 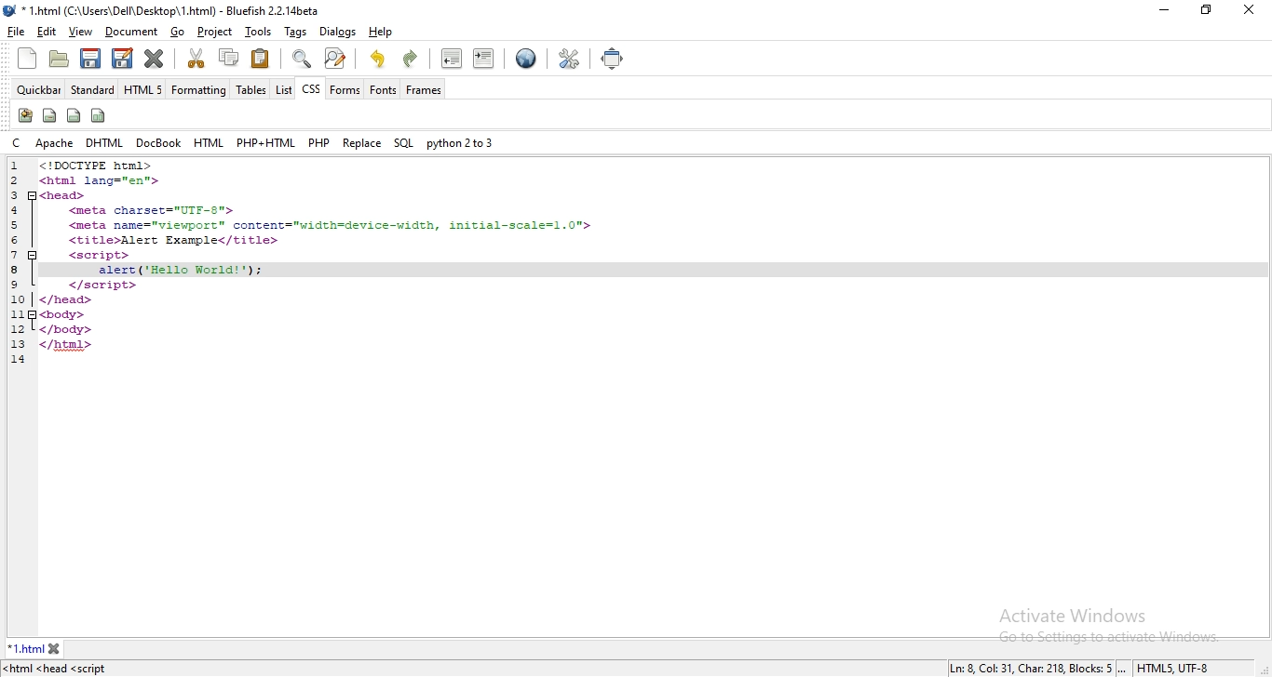 What do you see at coordinates (196, 59) in the screenshot?
I see `cut` at bounding box center [196, 59].